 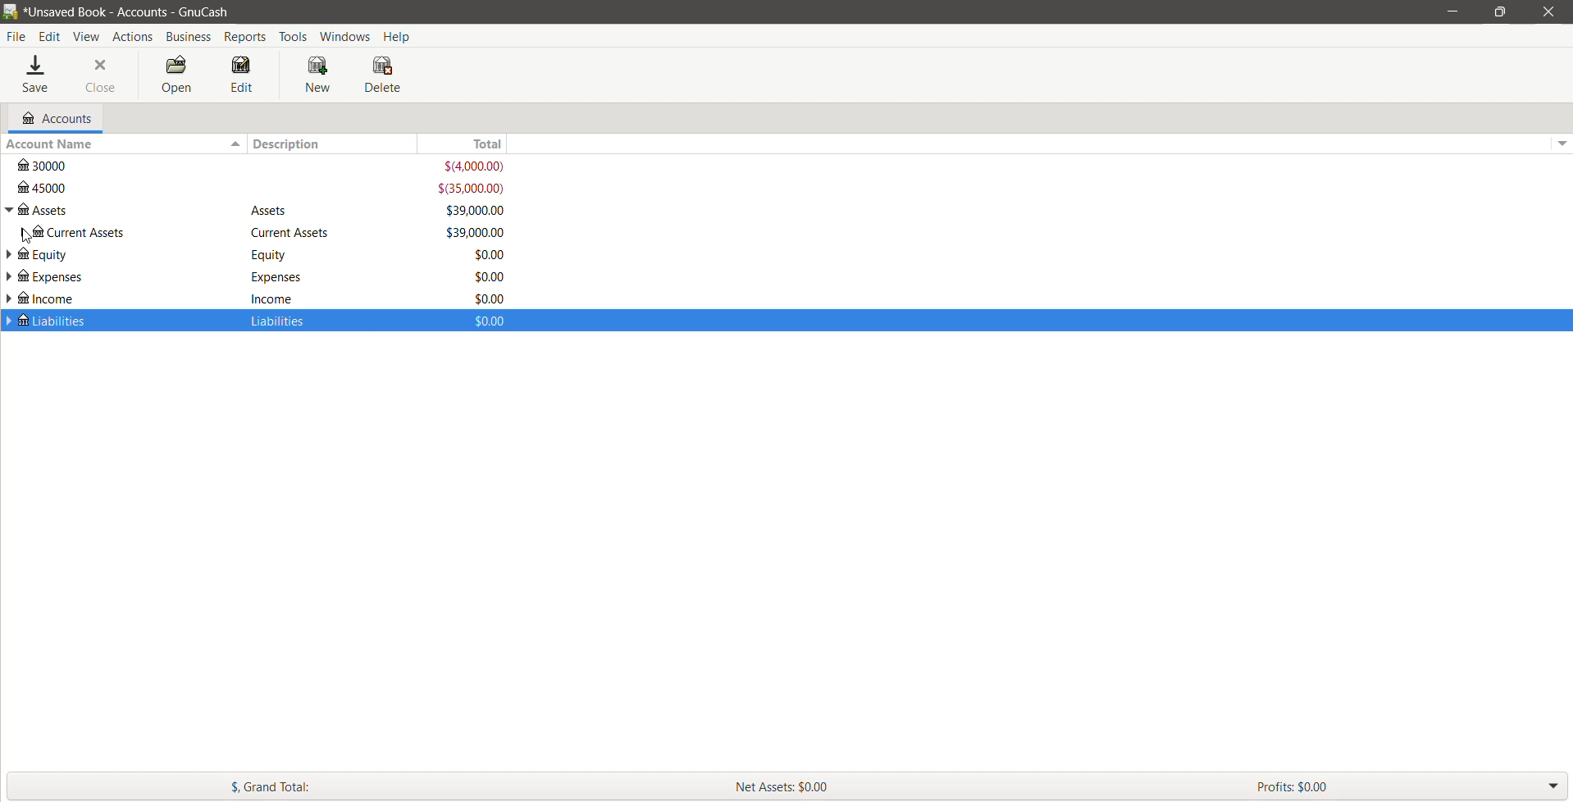 I want to click on Edit, so click(x=243, y=73).